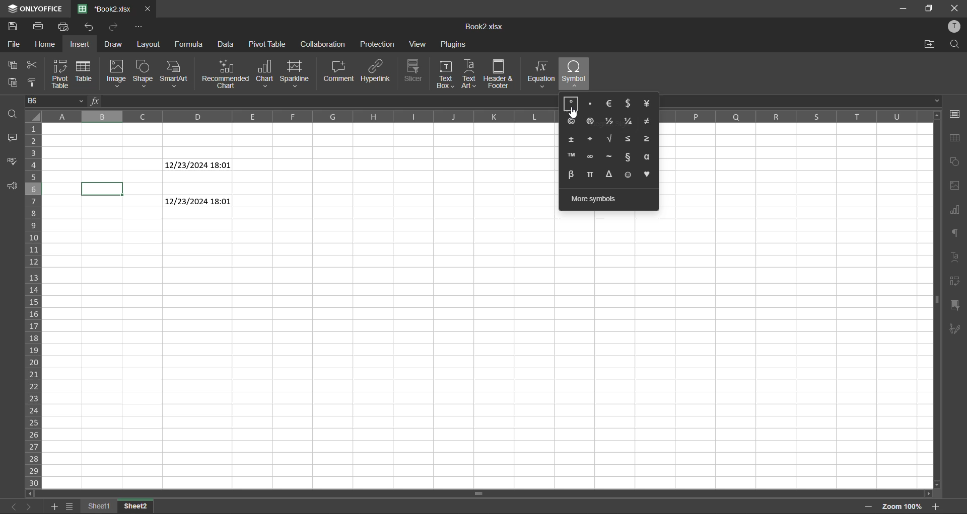 This screenshot has height=514, width=967. Describe the element at coordinates (48, 45) in the screenshot. I see `home` at that location.